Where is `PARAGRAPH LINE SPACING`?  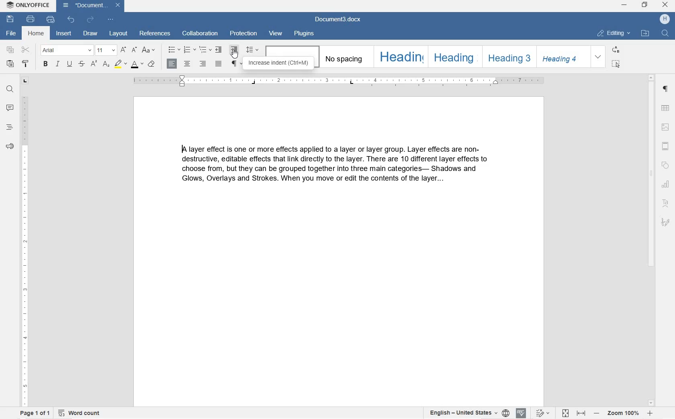 PARAGRAPH LINE SPACING is located at coordinates (253, 50).